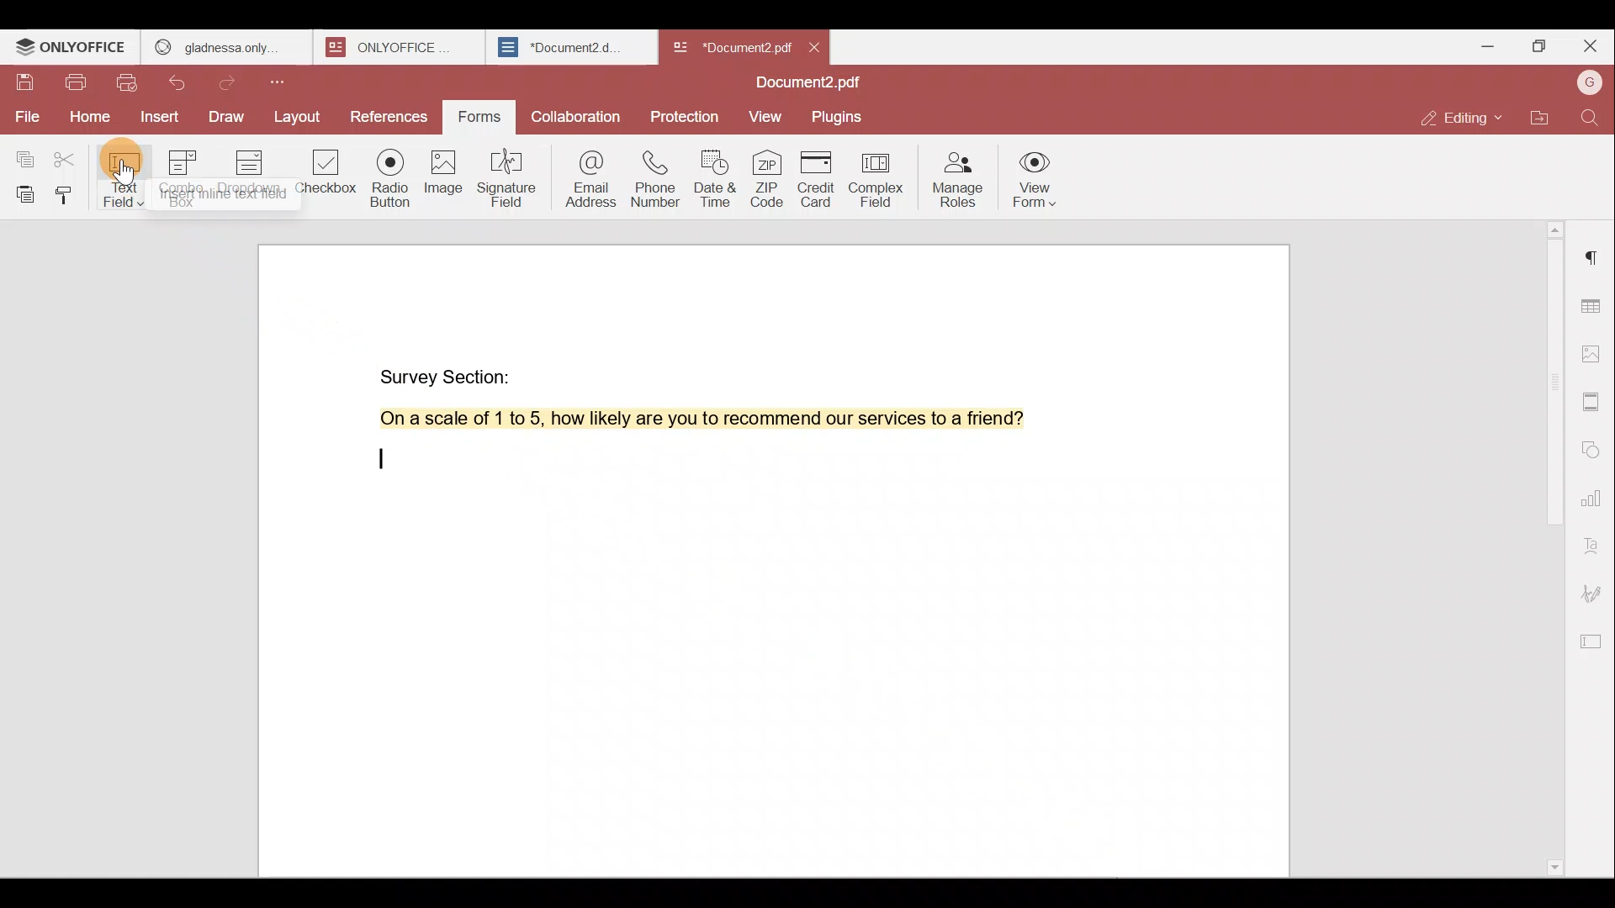 The image size is (1615, 908). What do you see at coordinates (813, 84) in the screenshot?
I see `Document name` at bounding box center [813, 84].